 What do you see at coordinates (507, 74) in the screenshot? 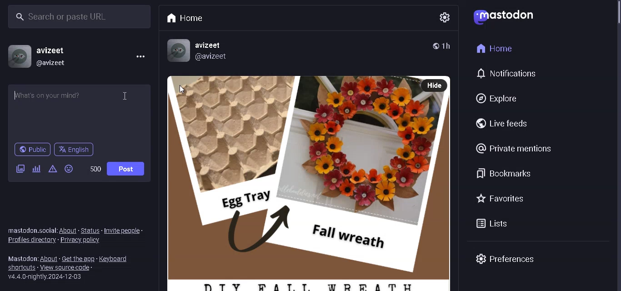
I see `NOTIFICATIONS` at bounding box center [507, 74].